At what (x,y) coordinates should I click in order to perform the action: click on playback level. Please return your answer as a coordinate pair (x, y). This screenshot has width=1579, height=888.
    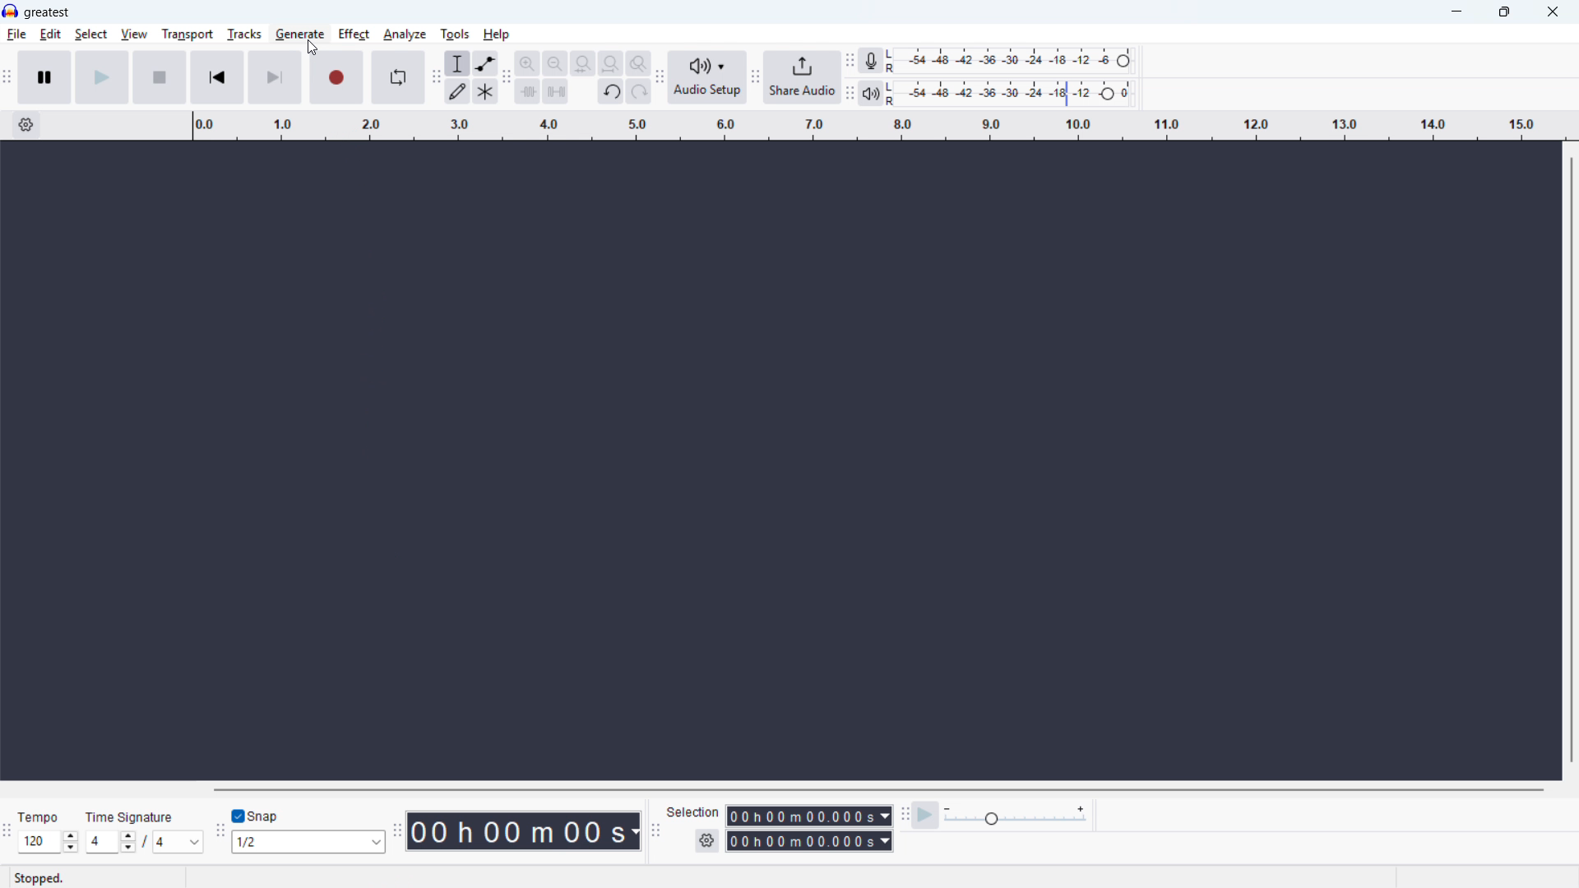
    Looking at the image, I should click on (1014, 94).